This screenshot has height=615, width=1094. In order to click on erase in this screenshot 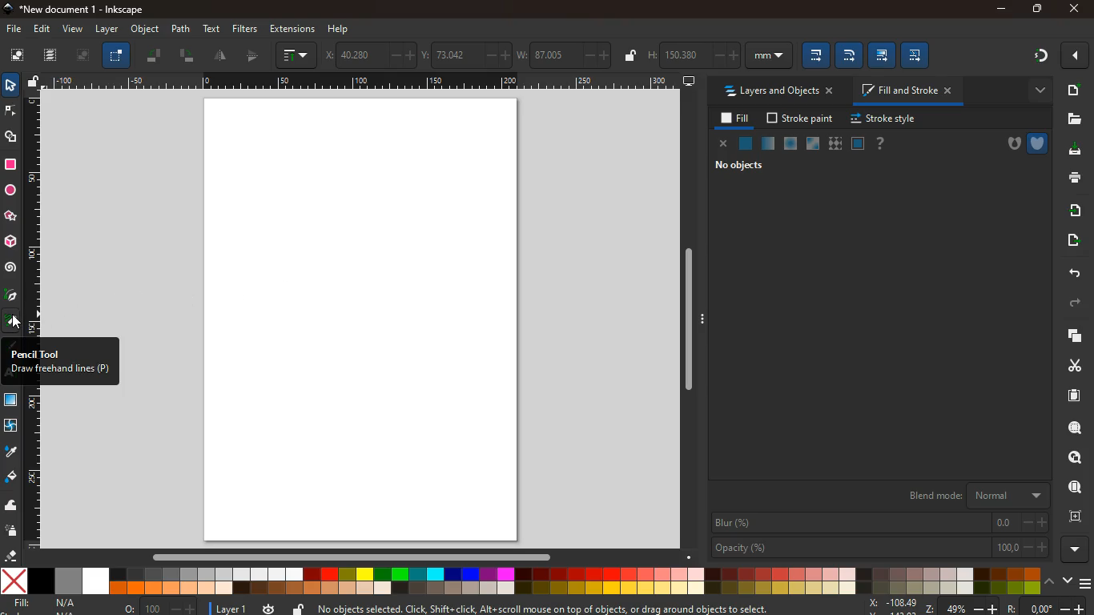, I will do `click(11, 556)`.